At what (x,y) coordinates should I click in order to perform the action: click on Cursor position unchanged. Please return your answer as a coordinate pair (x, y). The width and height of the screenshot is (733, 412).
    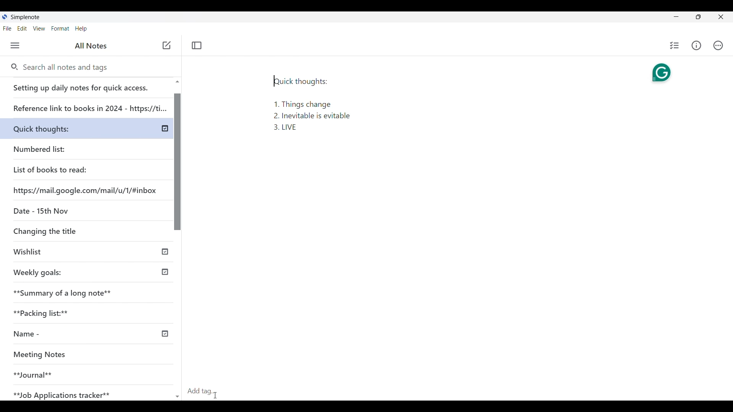
    Looking at the image, I should click on (166, 46).